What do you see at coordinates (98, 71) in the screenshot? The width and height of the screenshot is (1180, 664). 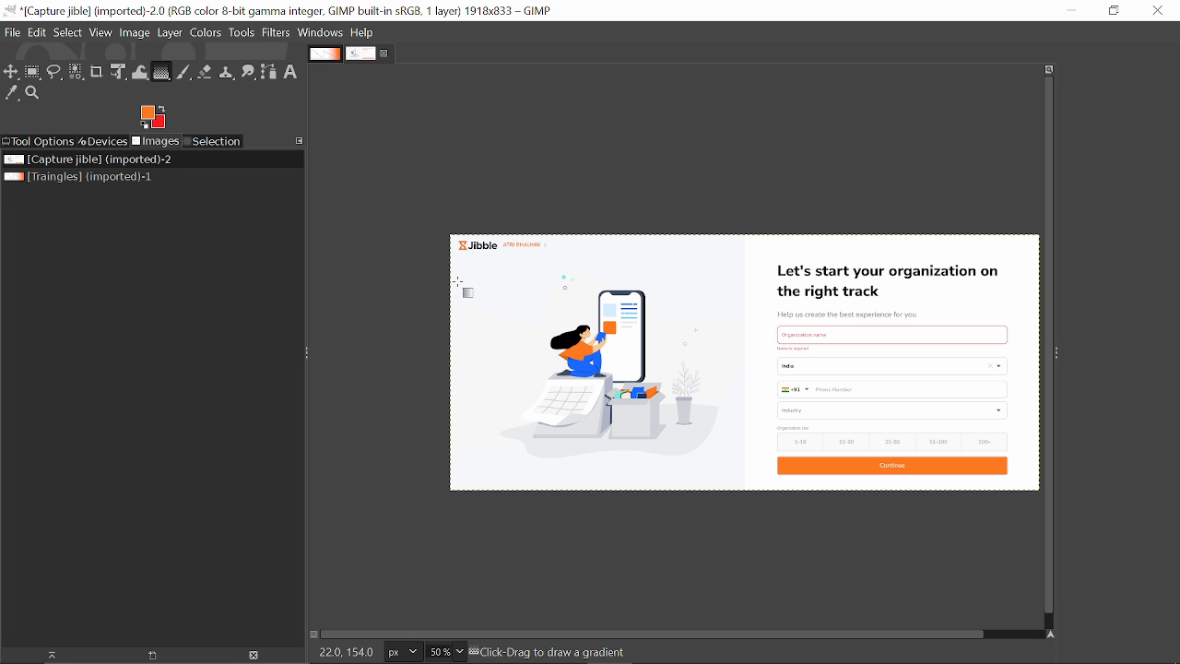 I see `Crop tool` at bounding box center [98, 71].